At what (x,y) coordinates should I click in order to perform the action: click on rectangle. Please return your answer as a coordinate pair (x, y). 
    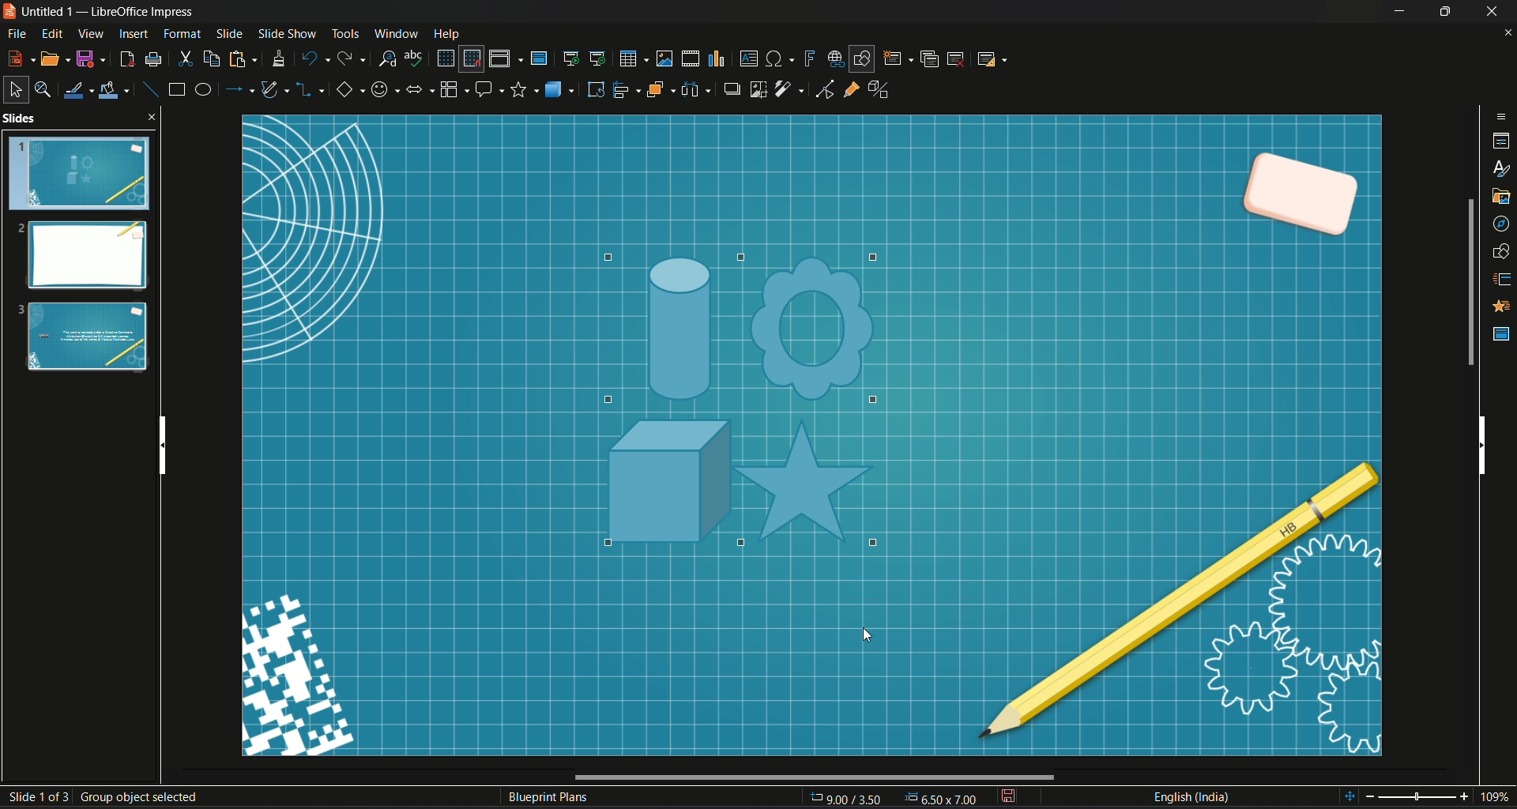
    Looking at the image, I should click on (176, 88).